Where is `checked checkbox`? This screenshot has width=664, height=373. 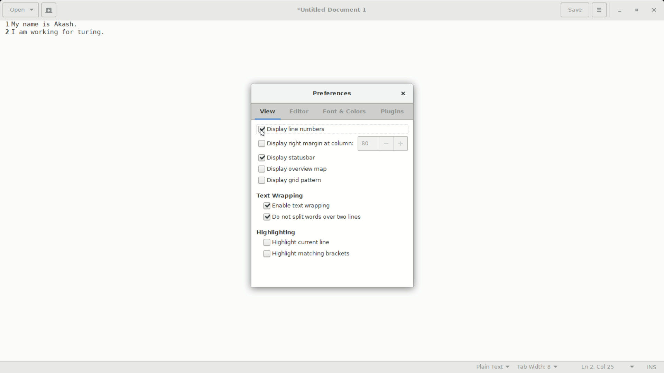
checked checkbox is located at coordinates (266, 206).